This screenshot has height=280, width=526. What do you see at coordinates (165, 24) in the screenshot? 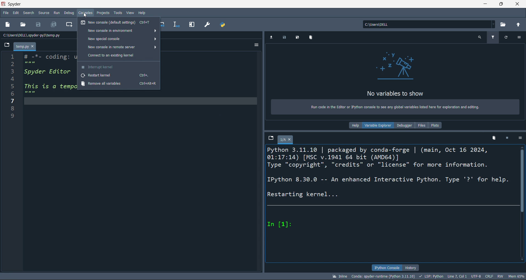
I see `debug cell` at bounding box center [165, 24].